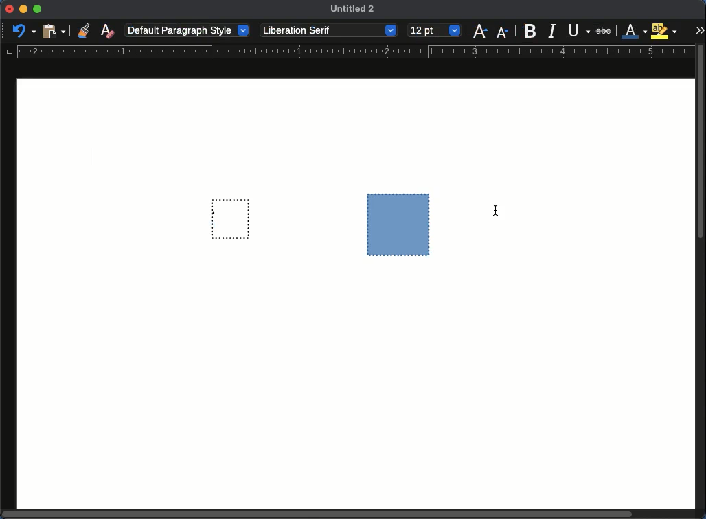  Describe the element at coordinates (109, 30) in the screenshot. I see `clear formatting` at that location.